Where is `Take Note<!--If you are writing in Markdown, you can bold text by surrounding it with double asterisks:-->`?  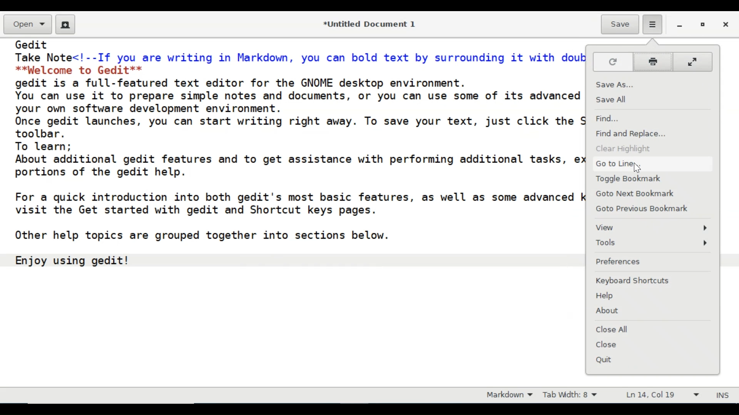 Take Note<!--If you are writing in Markdown, you can bold text by surrounding it with double asterisks:--> is located at coordinates (300, 58).